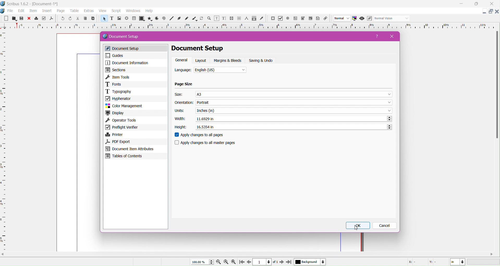 This screenshot has height=266, width=500. I want to click on Units, so click(180, 111).